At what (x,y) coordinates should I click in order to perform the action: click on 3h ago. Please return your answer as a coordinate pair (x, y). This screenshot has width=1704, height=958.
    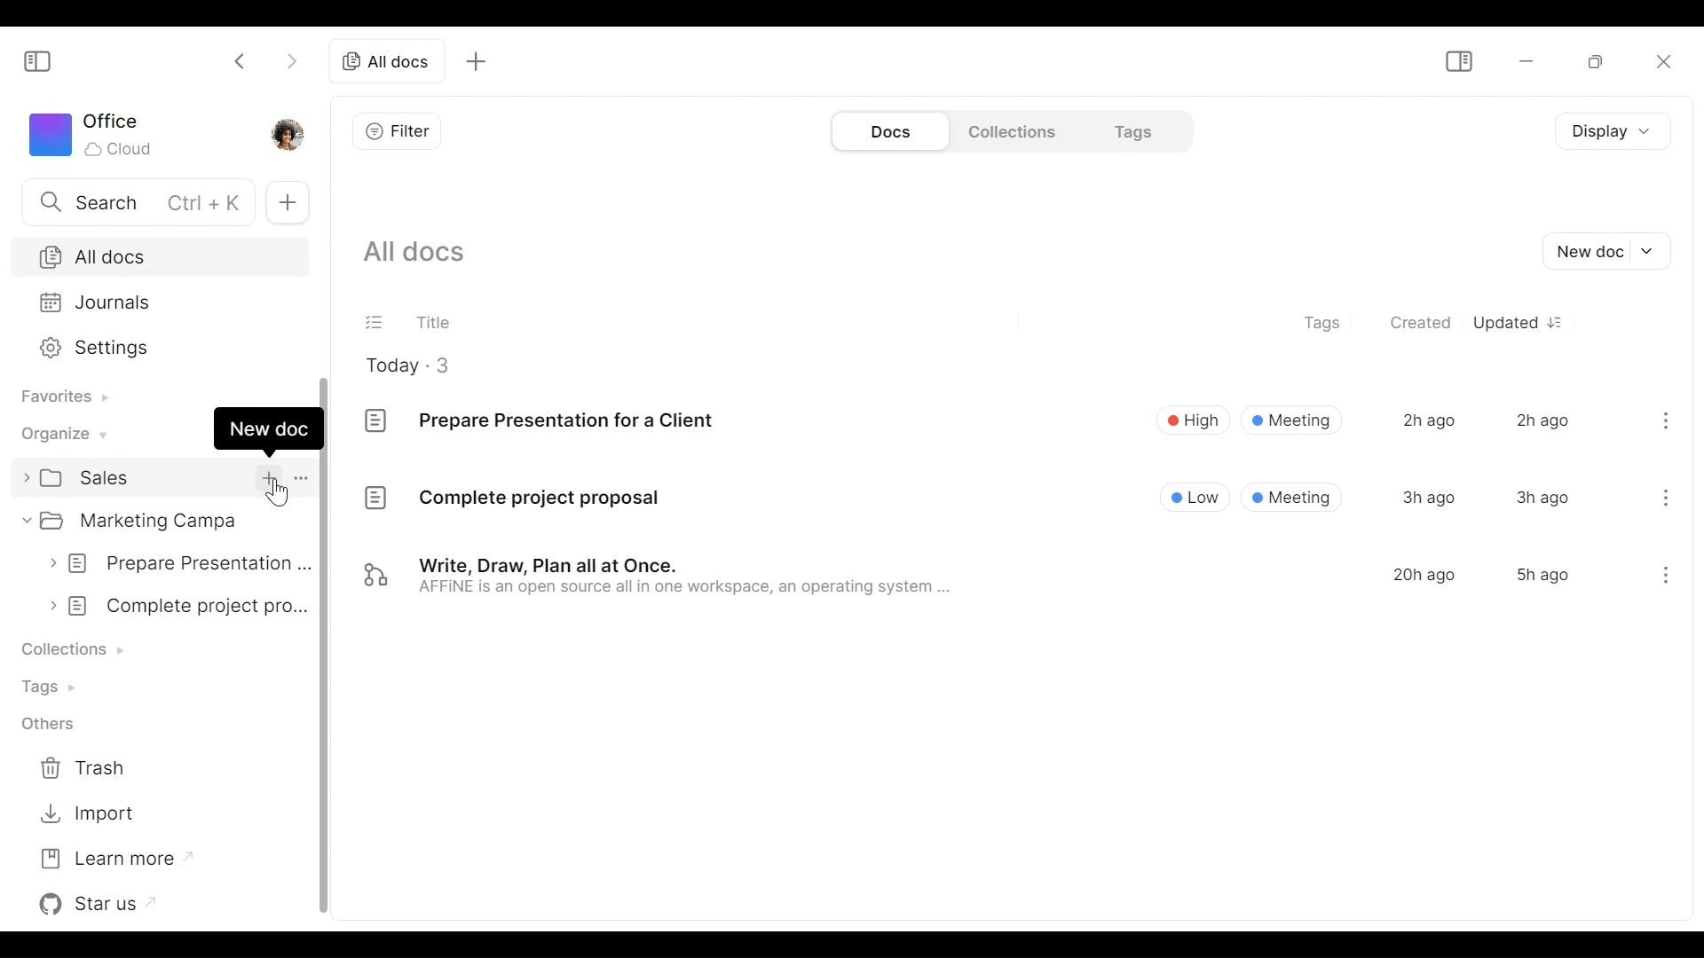
    Looking at the image, I should click on (1542, 498).